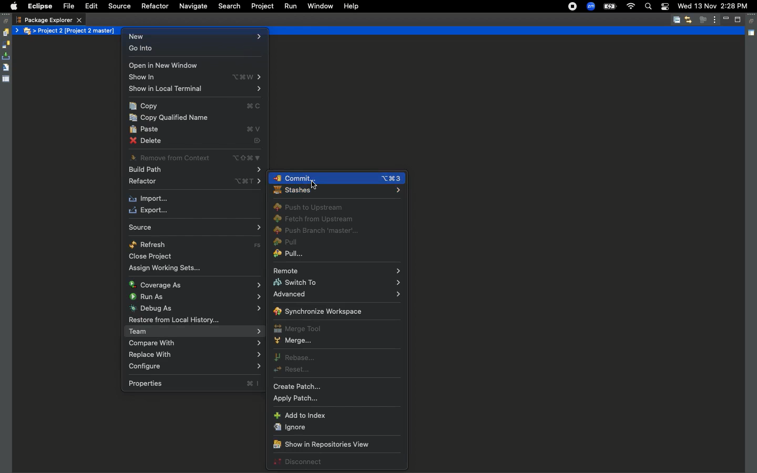  I want to click on Configure, so click(196, 367).